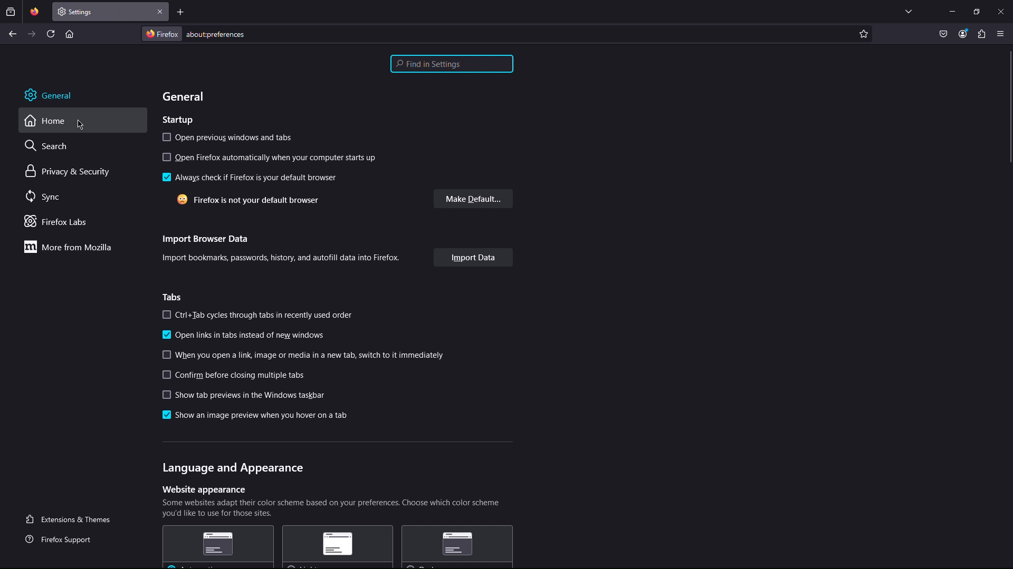  I want to click on Open previous windows and tabs, so click(228, 137).